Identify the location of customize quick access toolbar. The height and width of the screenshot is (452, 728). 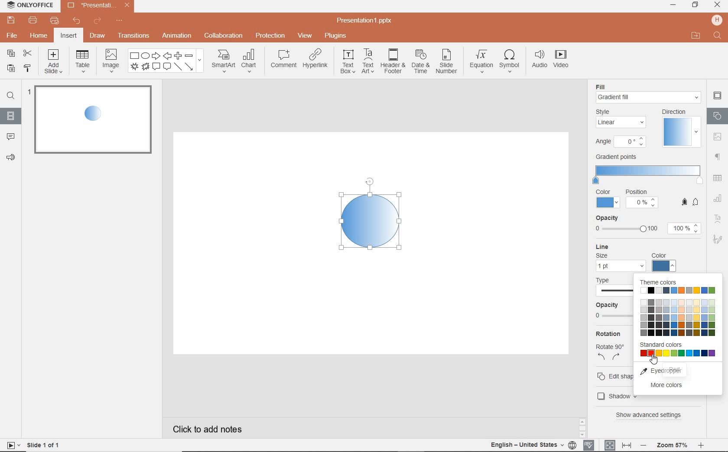
(120, 19).